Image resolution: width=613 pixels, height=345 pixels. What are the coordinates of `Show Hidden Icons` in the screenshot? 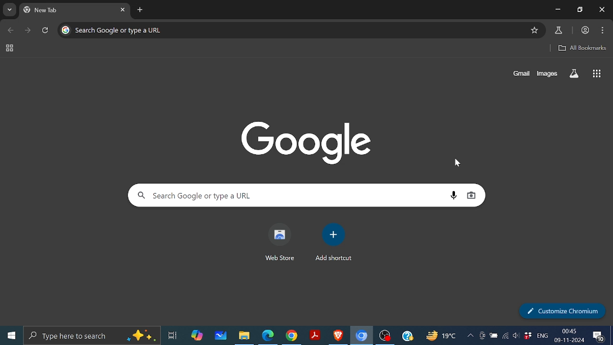 It's located at (470, 335).